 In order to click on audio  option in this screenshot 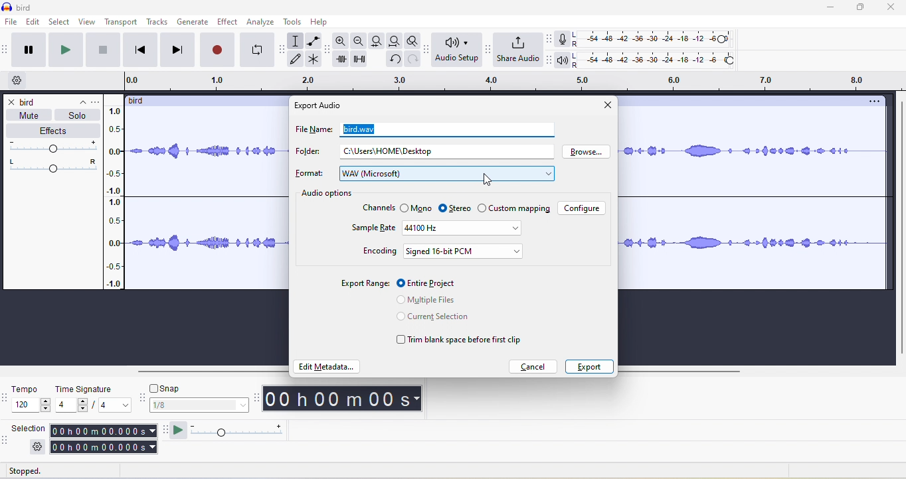, I will do `click(329, 194)`.